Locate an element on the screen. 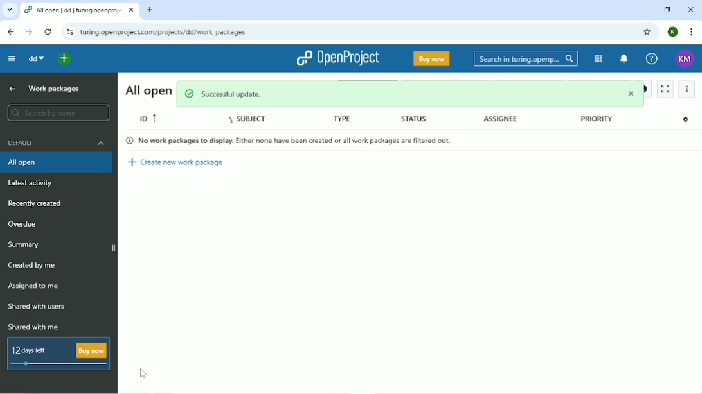 Image resolution: width=702 pixels, height=394 pixels. New tab is located at coordinates (150, 10).